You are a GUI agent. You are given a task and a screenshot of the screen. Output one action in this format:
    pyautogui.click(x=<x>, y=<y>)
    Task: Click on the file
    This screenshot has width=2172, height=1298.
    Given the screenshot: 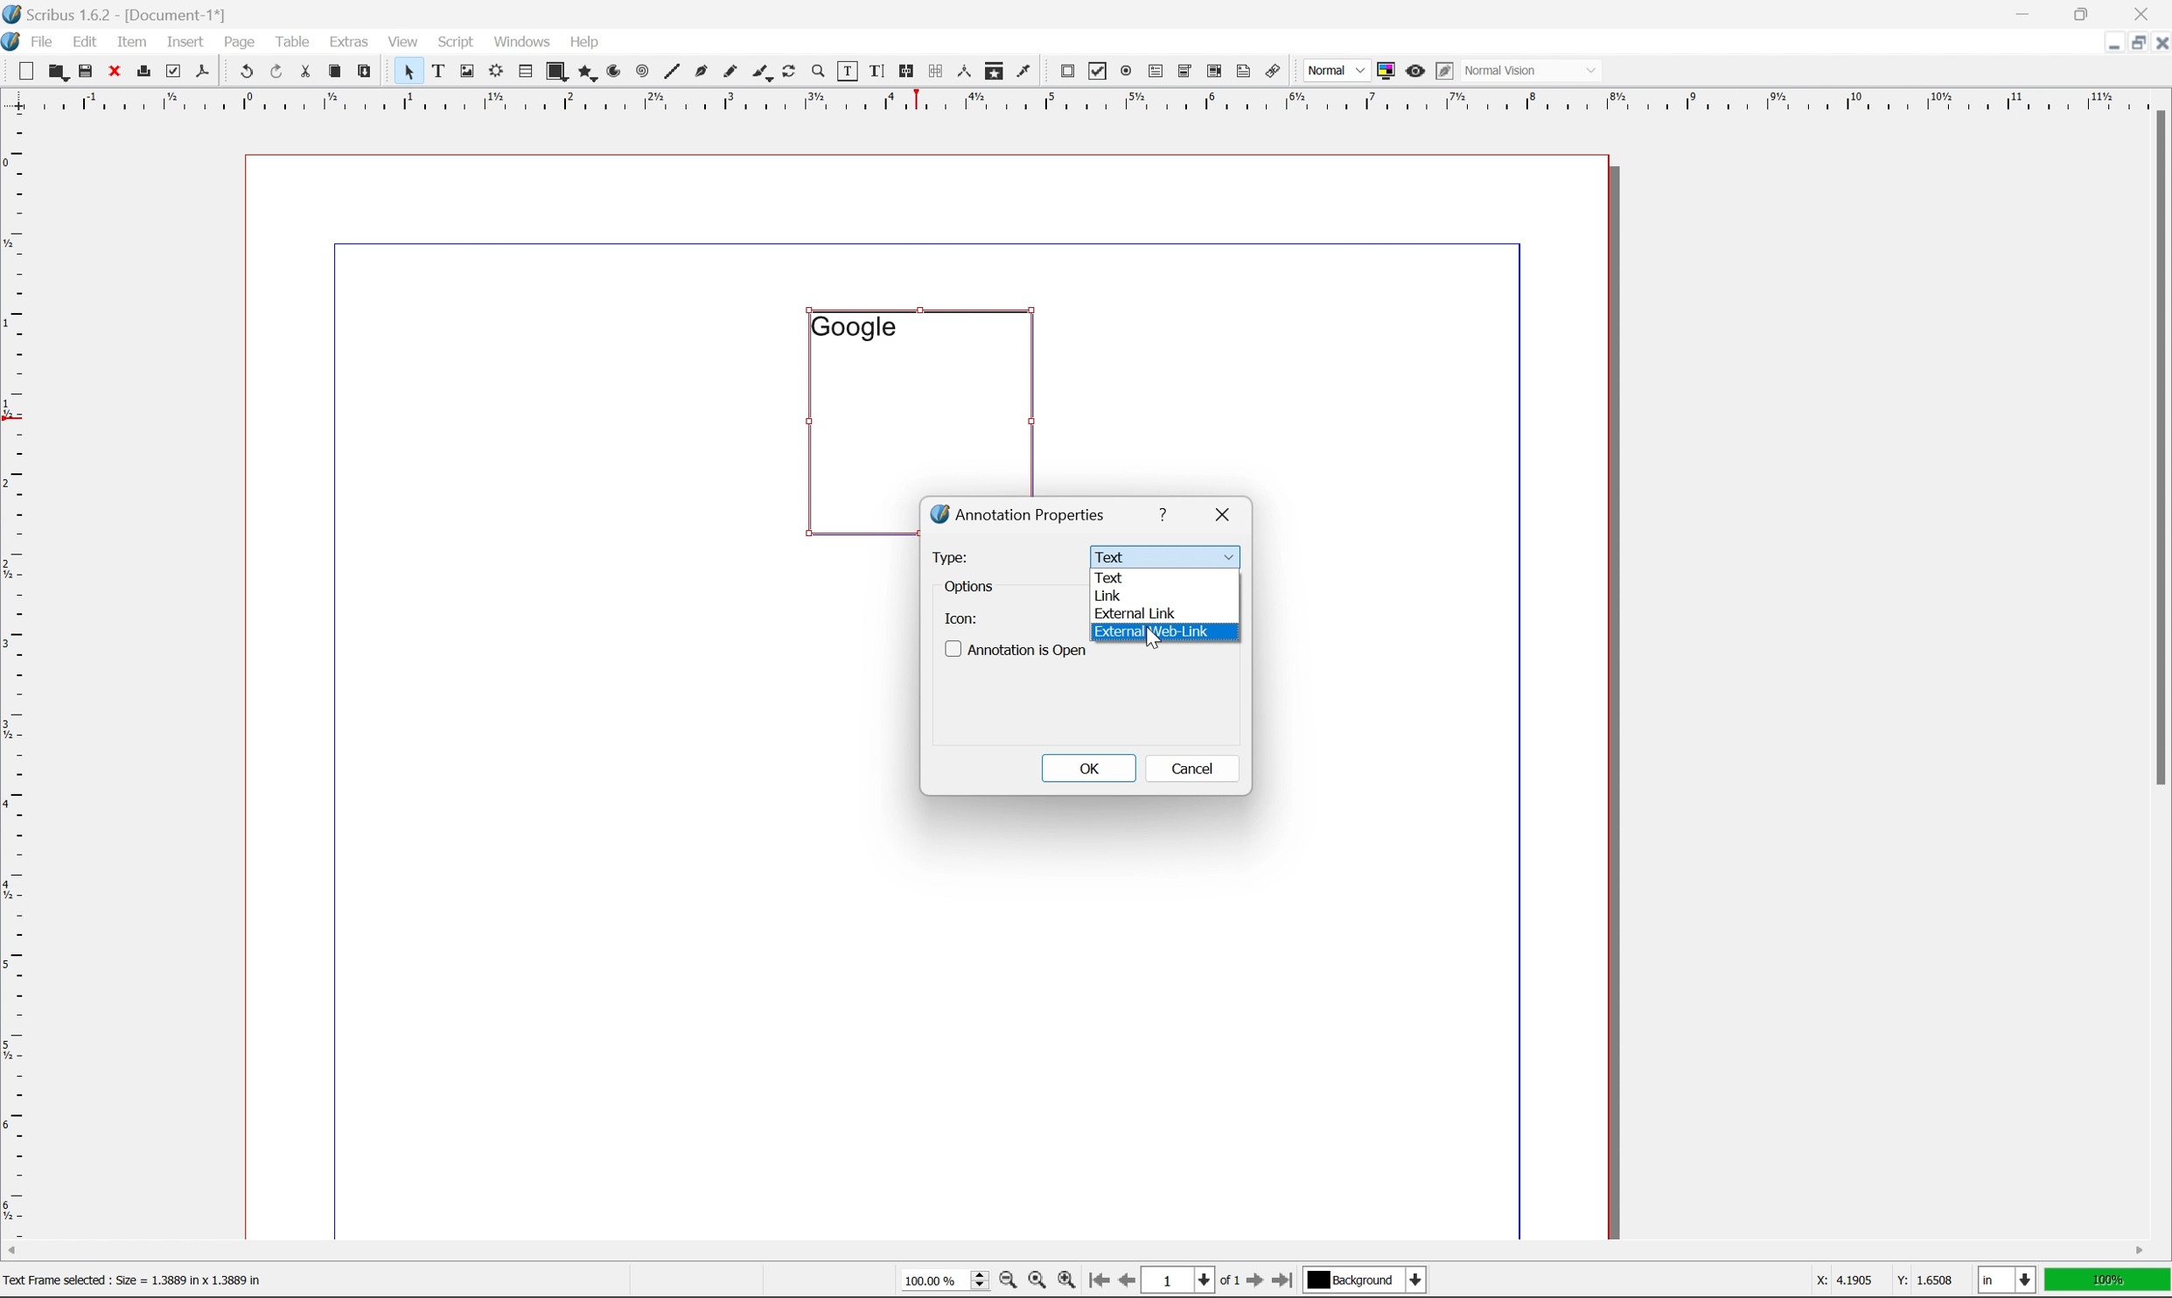 What is the action you would take?
    pyautogui.click(x=43, y=42)
    